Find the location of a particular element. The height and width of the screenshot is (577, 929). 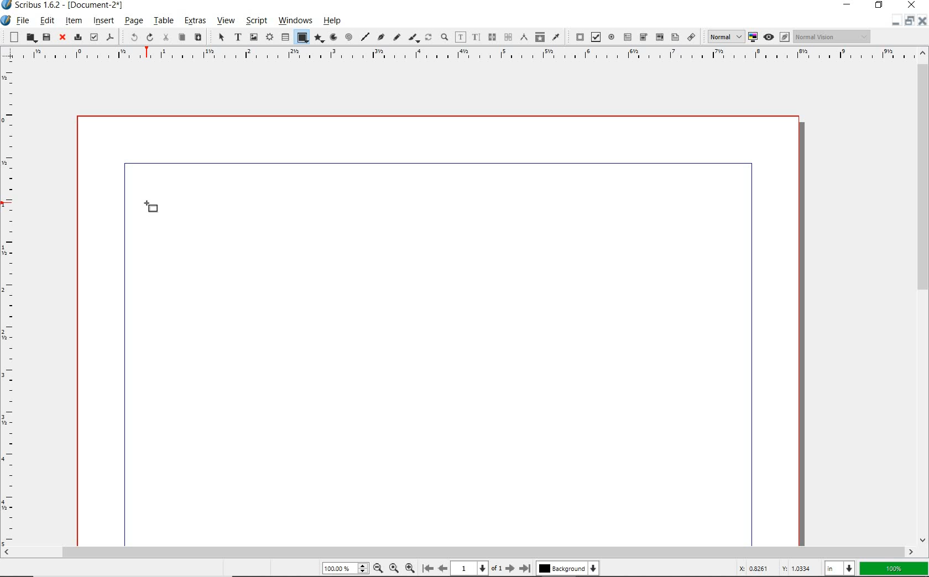

coordinates is located at coordinates (774, 569).